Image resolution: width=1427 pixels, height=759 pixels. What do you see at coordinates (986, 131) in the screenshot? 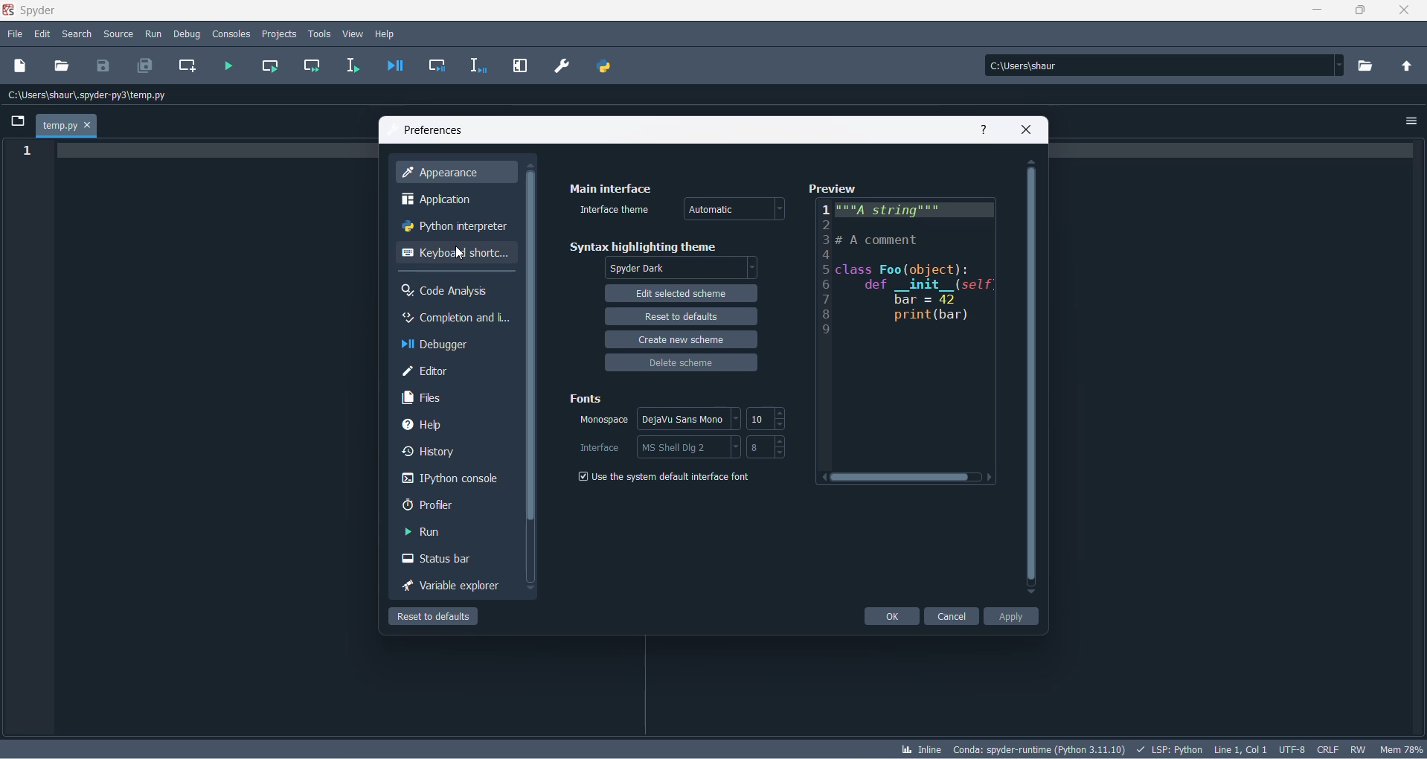
I see `help` at bounding box center [986, 131].